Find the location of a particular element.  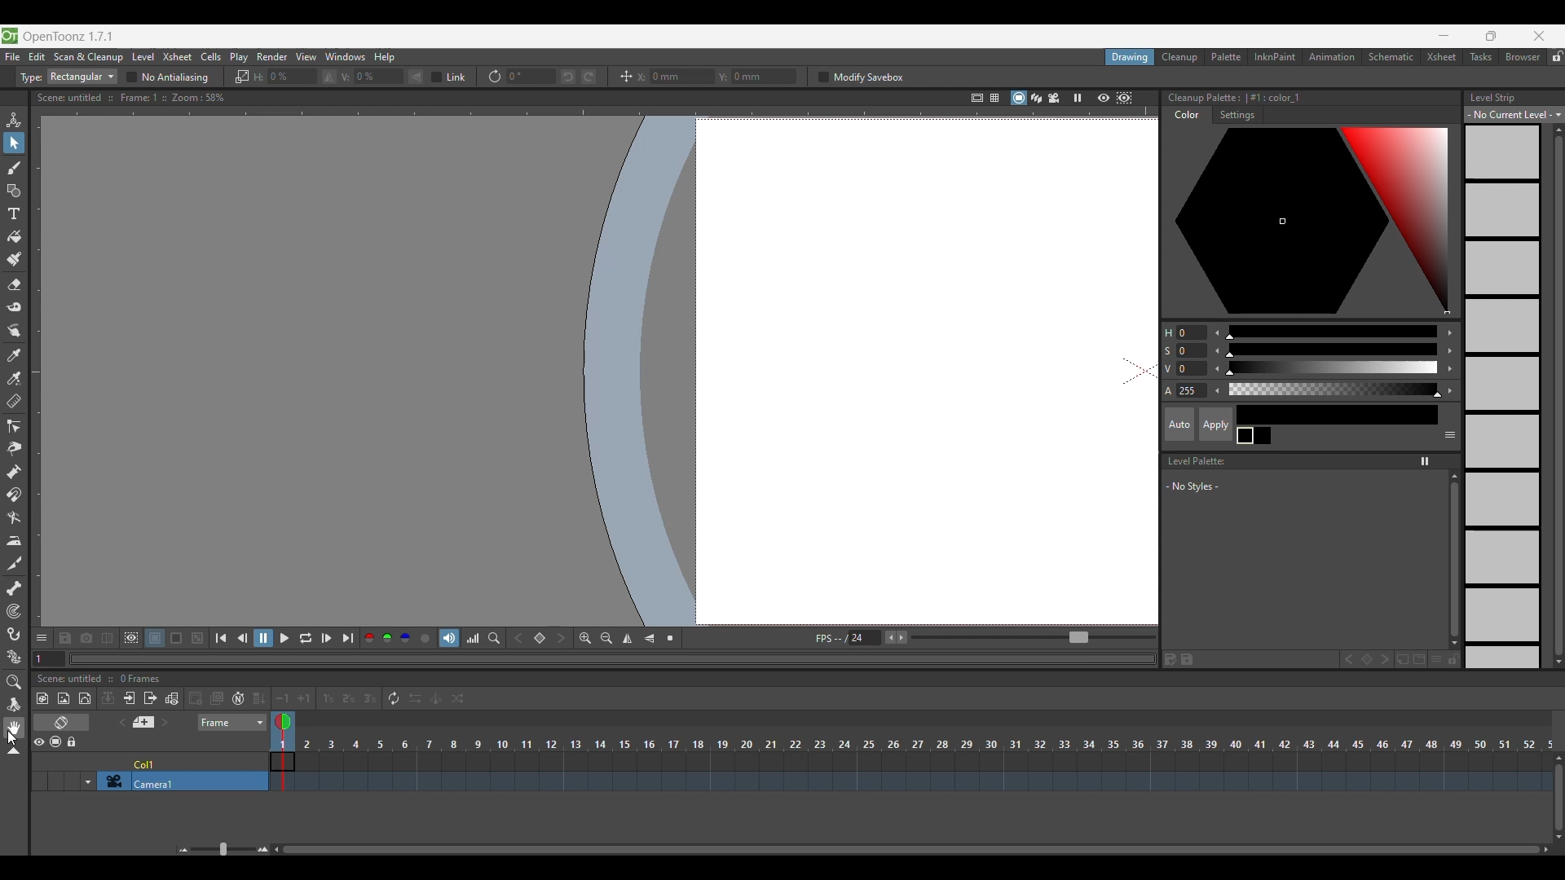

File is located at coordinates (12, 57).